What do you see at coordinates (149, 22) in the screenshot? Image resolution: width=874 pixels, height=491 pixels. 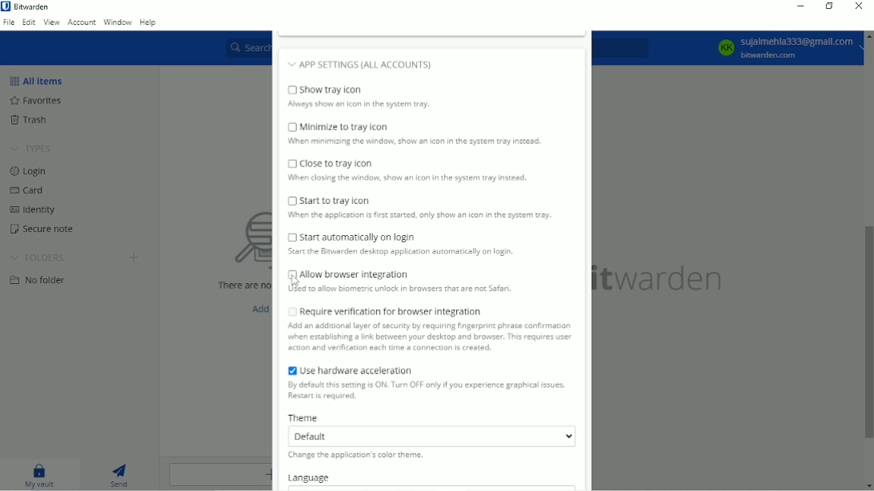 I see `Help` at bounding box center [149, 22].